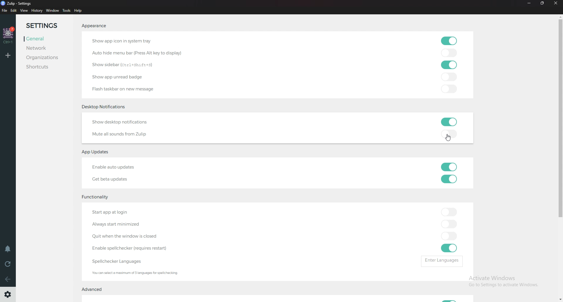  Describe the element at coordinates (450, 225) in the screenshot. I see `toggle` at that location.